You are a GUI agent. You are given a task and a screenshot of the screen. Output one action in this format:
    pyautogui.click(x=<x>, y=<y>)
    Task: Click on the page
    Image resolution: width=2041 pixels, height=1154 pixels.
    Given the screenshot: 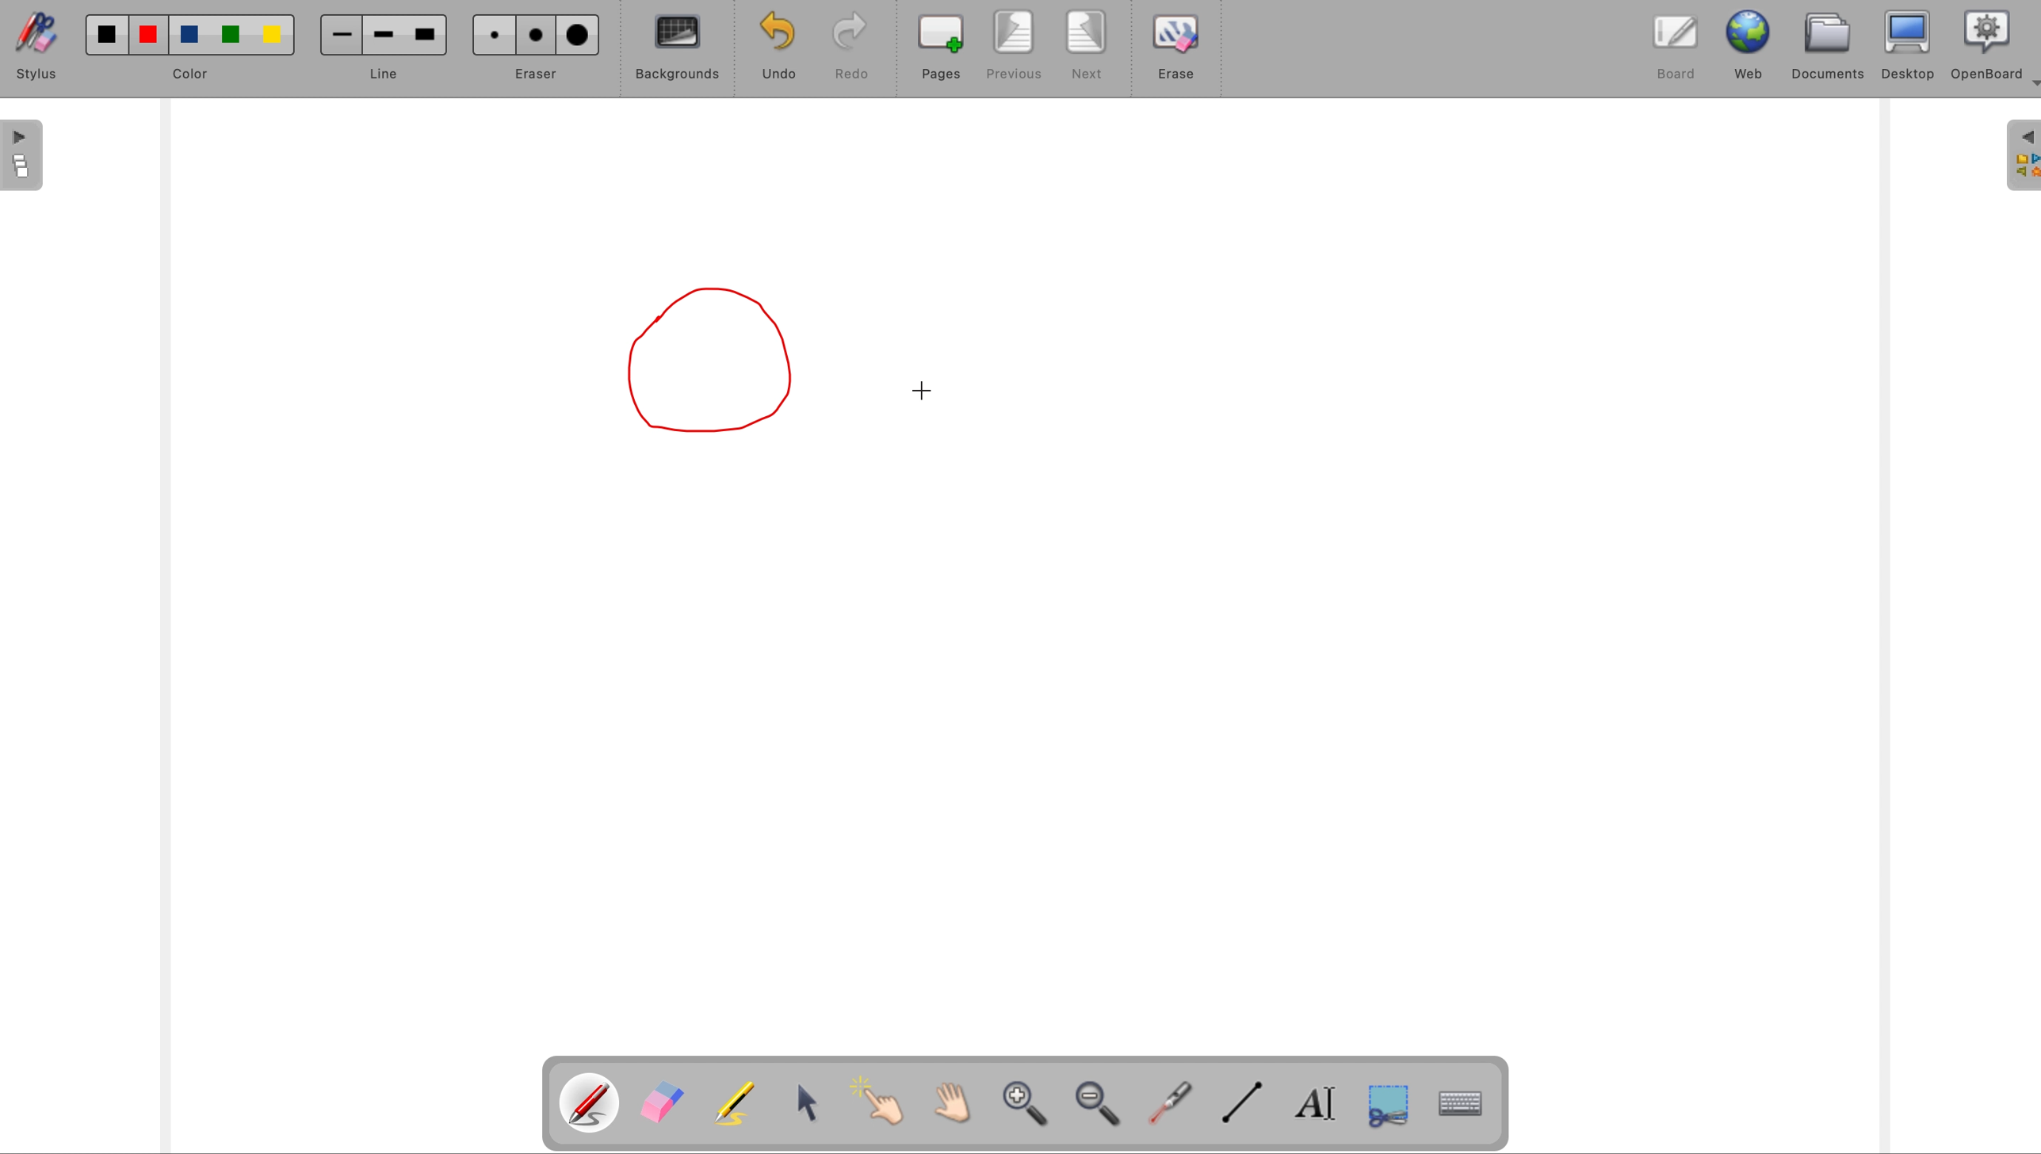 What is the action you would take?
    pyautogui.click(x=21, y=156)
    